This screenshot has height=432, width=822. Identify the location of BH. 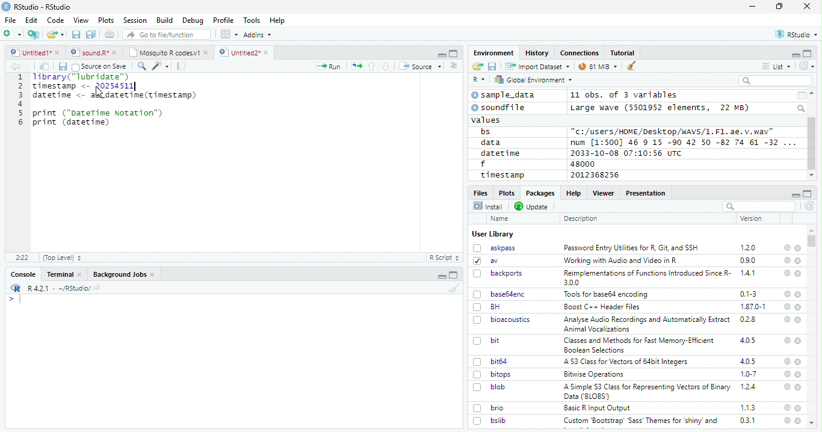
(488, 307).